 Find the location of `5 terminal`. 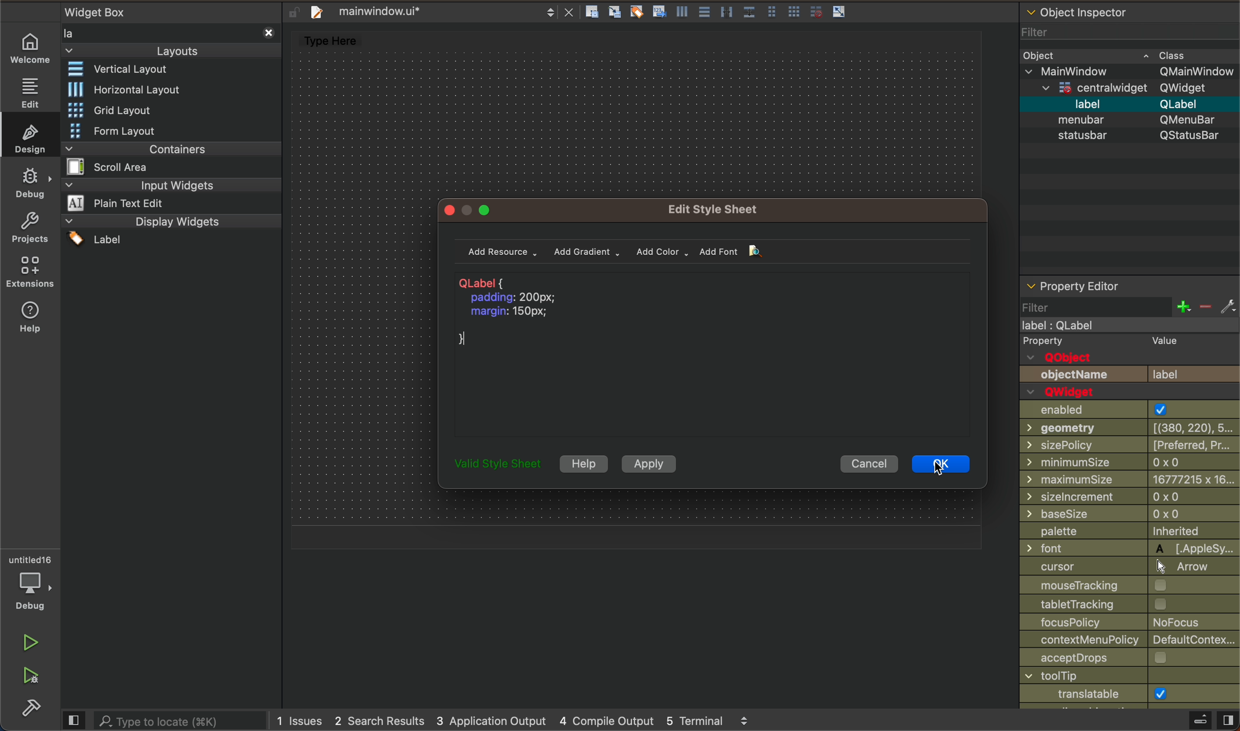

5 terminal is located at coordinates (712, 721).